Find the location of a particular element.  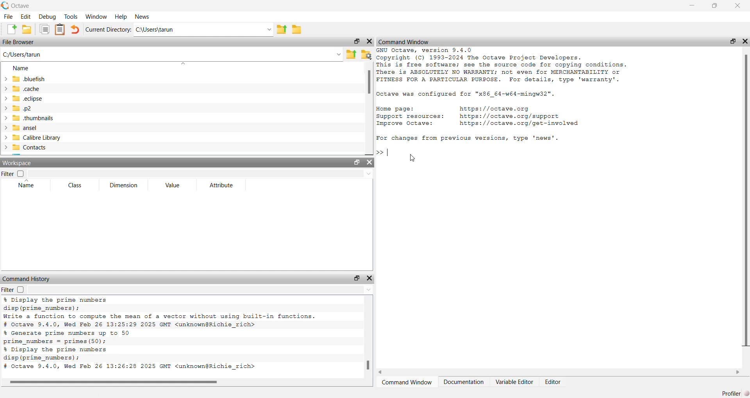

scroll bar is located at coordinates (368, 365).